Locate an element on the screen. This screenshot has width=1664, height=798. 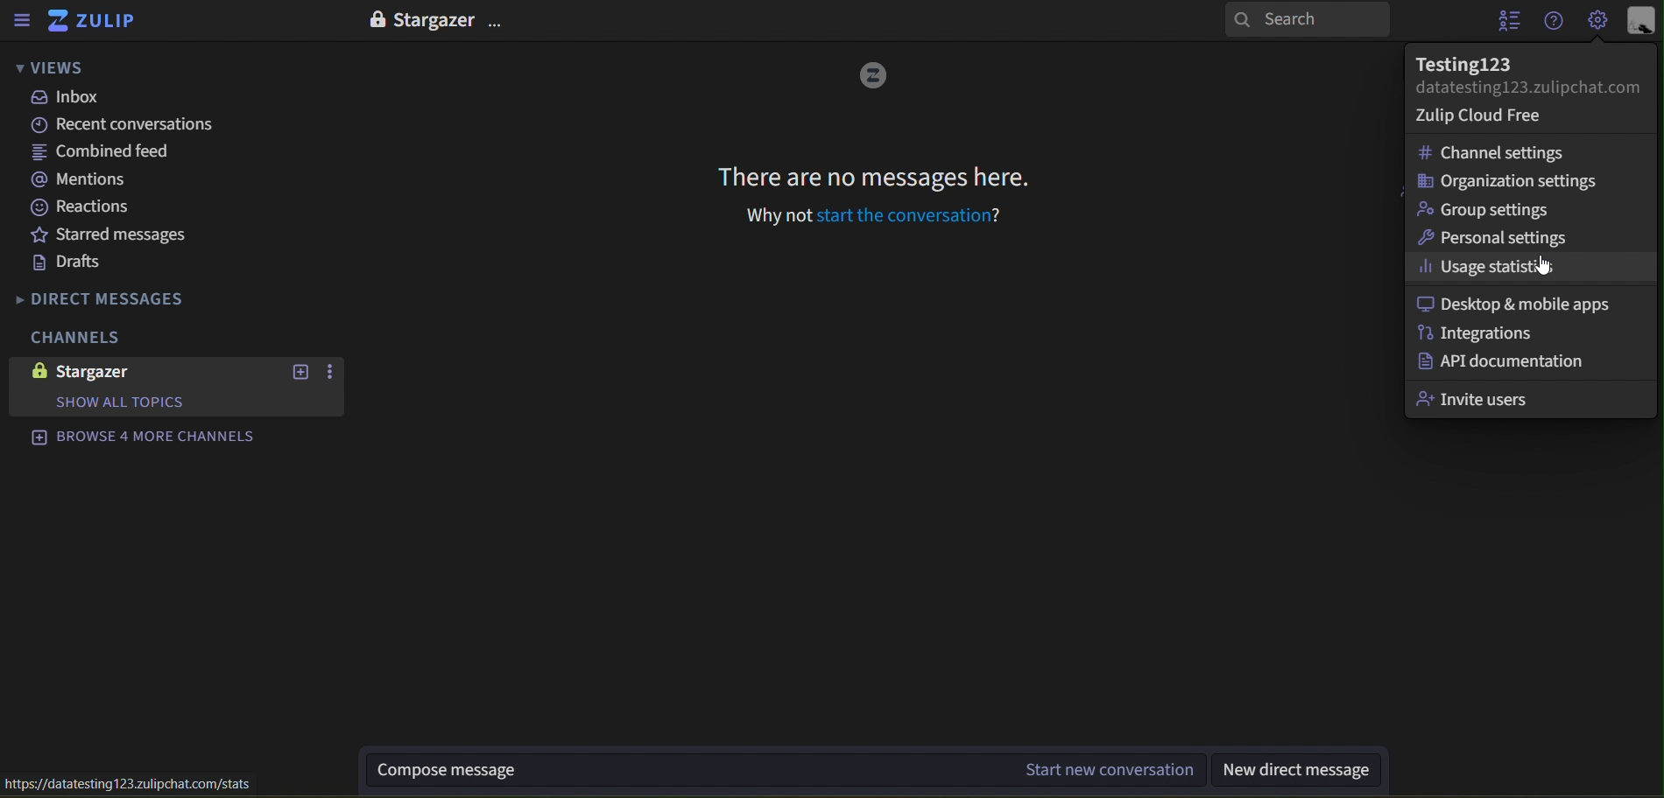
There are no messages here. is located at coordinates (872, 177).